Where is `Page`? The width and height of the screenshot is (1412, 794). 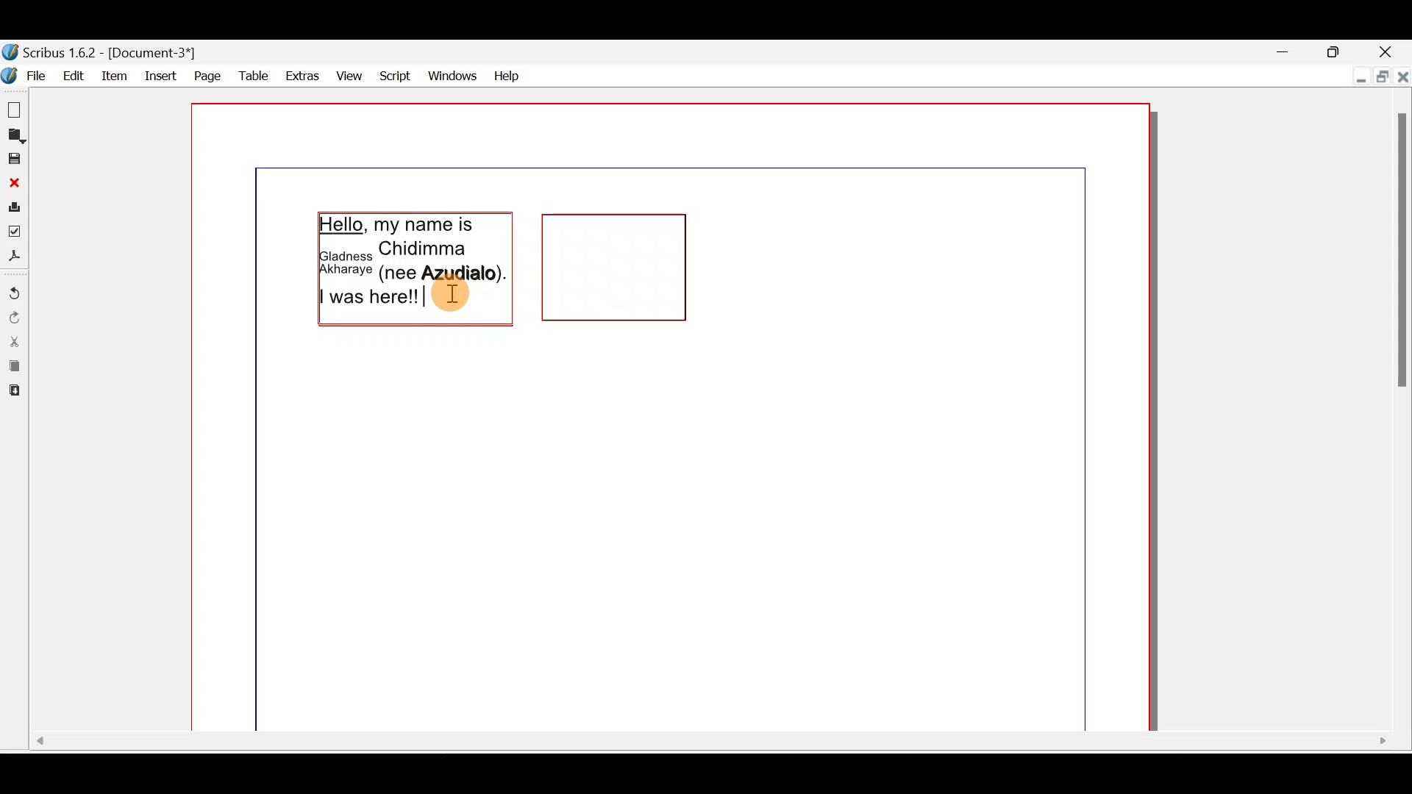
Page is located at coordinates (204, 75).